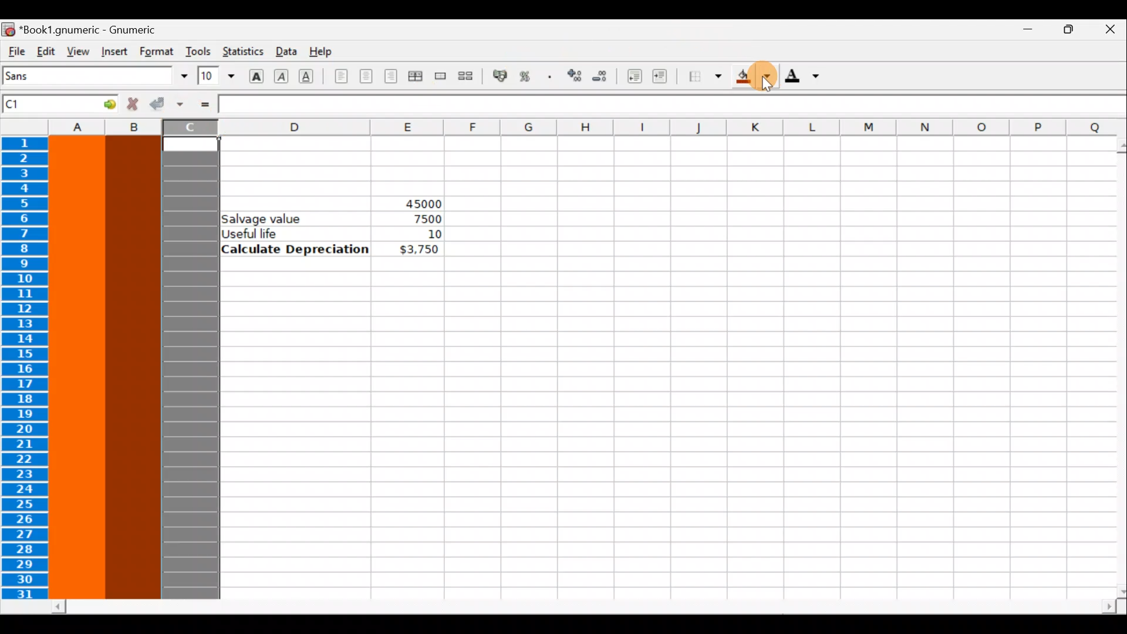 The image size is (1127, 634). What do you see at coordinates (415, 78) in the screenshot?
I see `Centre horizontally across selection` at bounding box center [415, 78].